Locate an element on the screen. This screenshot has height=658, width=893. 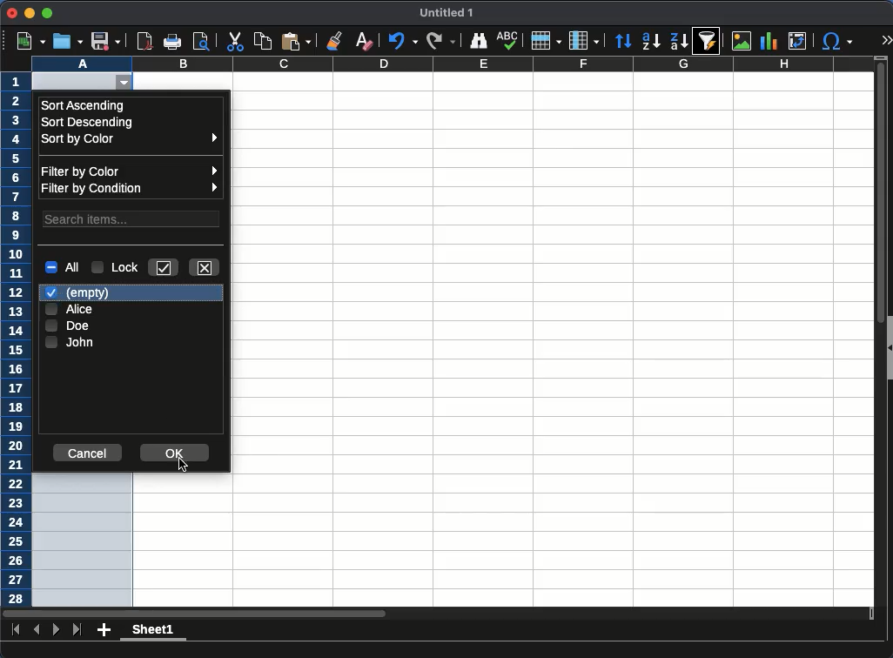
ok is located at coordinates (174, 453).